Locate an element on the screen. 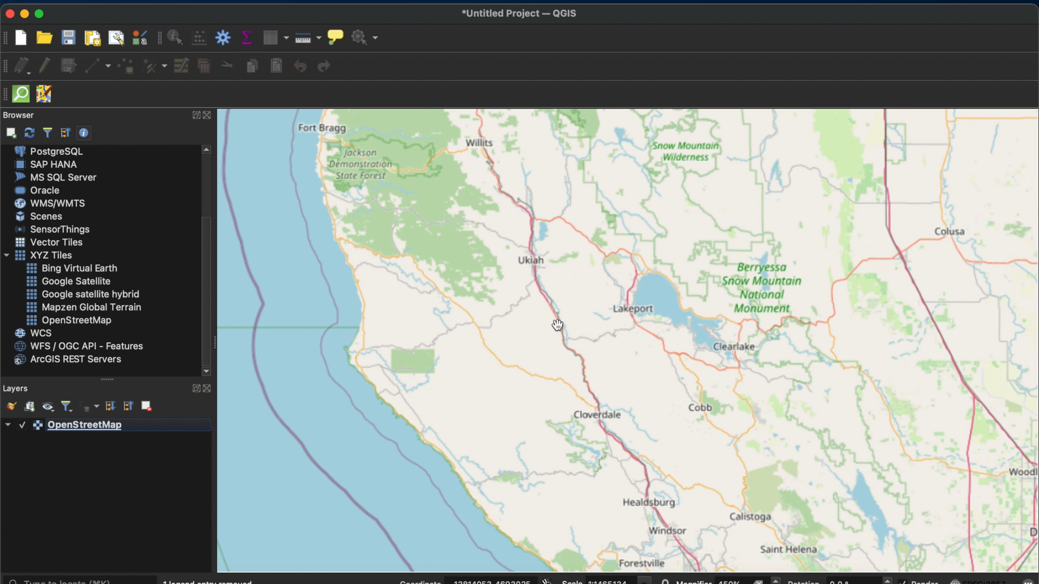 This screenshot has height=584, width=1039. add point feature is located at coordinates (126, 67).